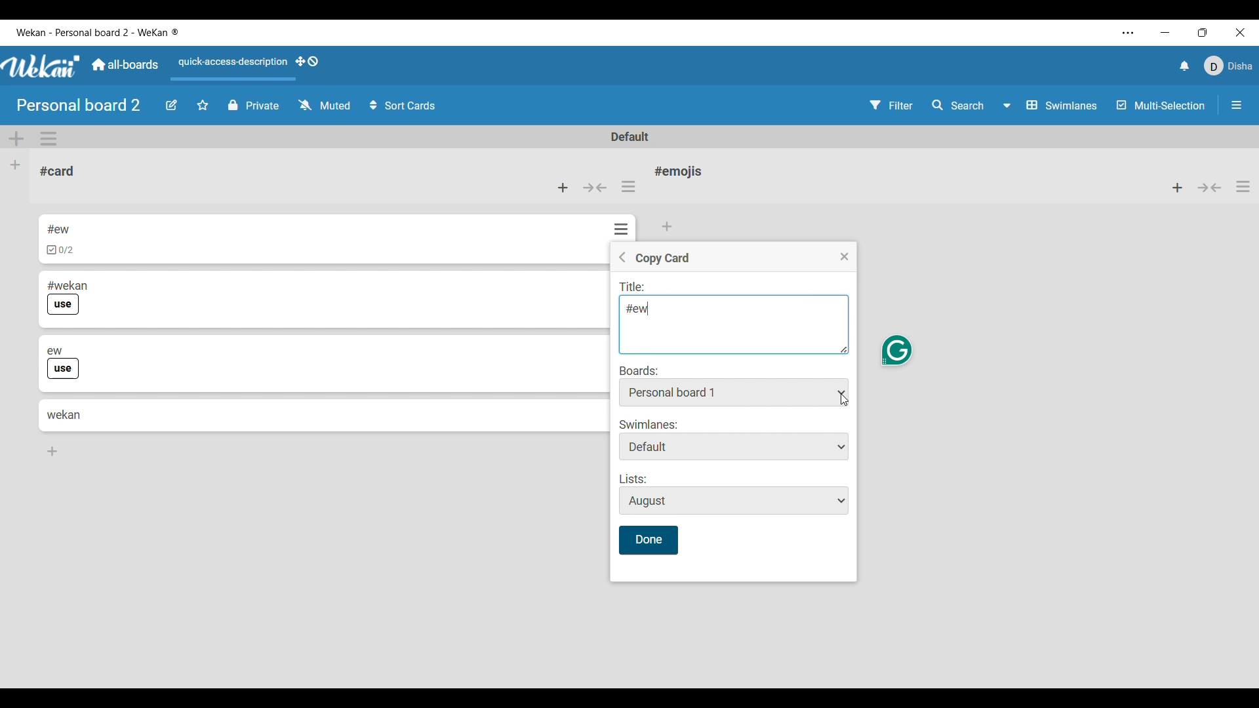  What do you see at coordinates (144, 345) in the screenshot?
I see `Card 3` at bounding box center [144, 345].